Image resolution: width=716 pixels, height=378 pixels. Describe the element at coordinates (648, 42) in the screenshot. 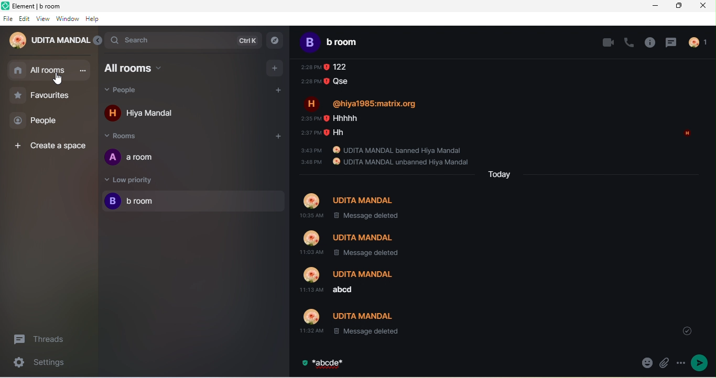

I see `info` at that location.